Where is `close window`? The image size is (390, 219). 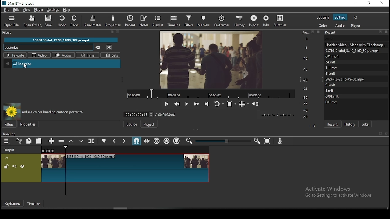
close window is located at coordinates (383, 3).